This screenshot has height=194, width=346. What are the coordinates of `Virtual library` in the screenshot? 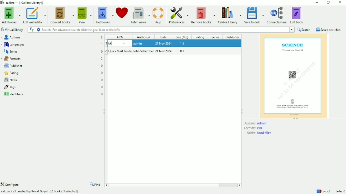 It's located at (12, 29).